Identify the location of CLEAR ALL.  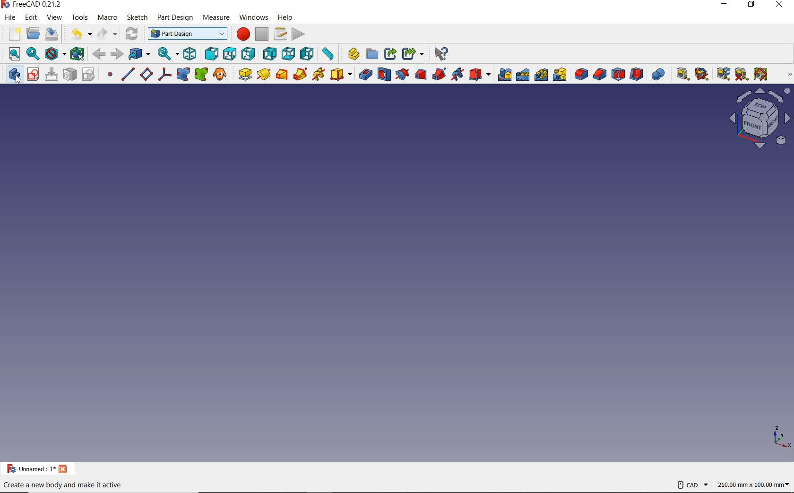
(702, 74).